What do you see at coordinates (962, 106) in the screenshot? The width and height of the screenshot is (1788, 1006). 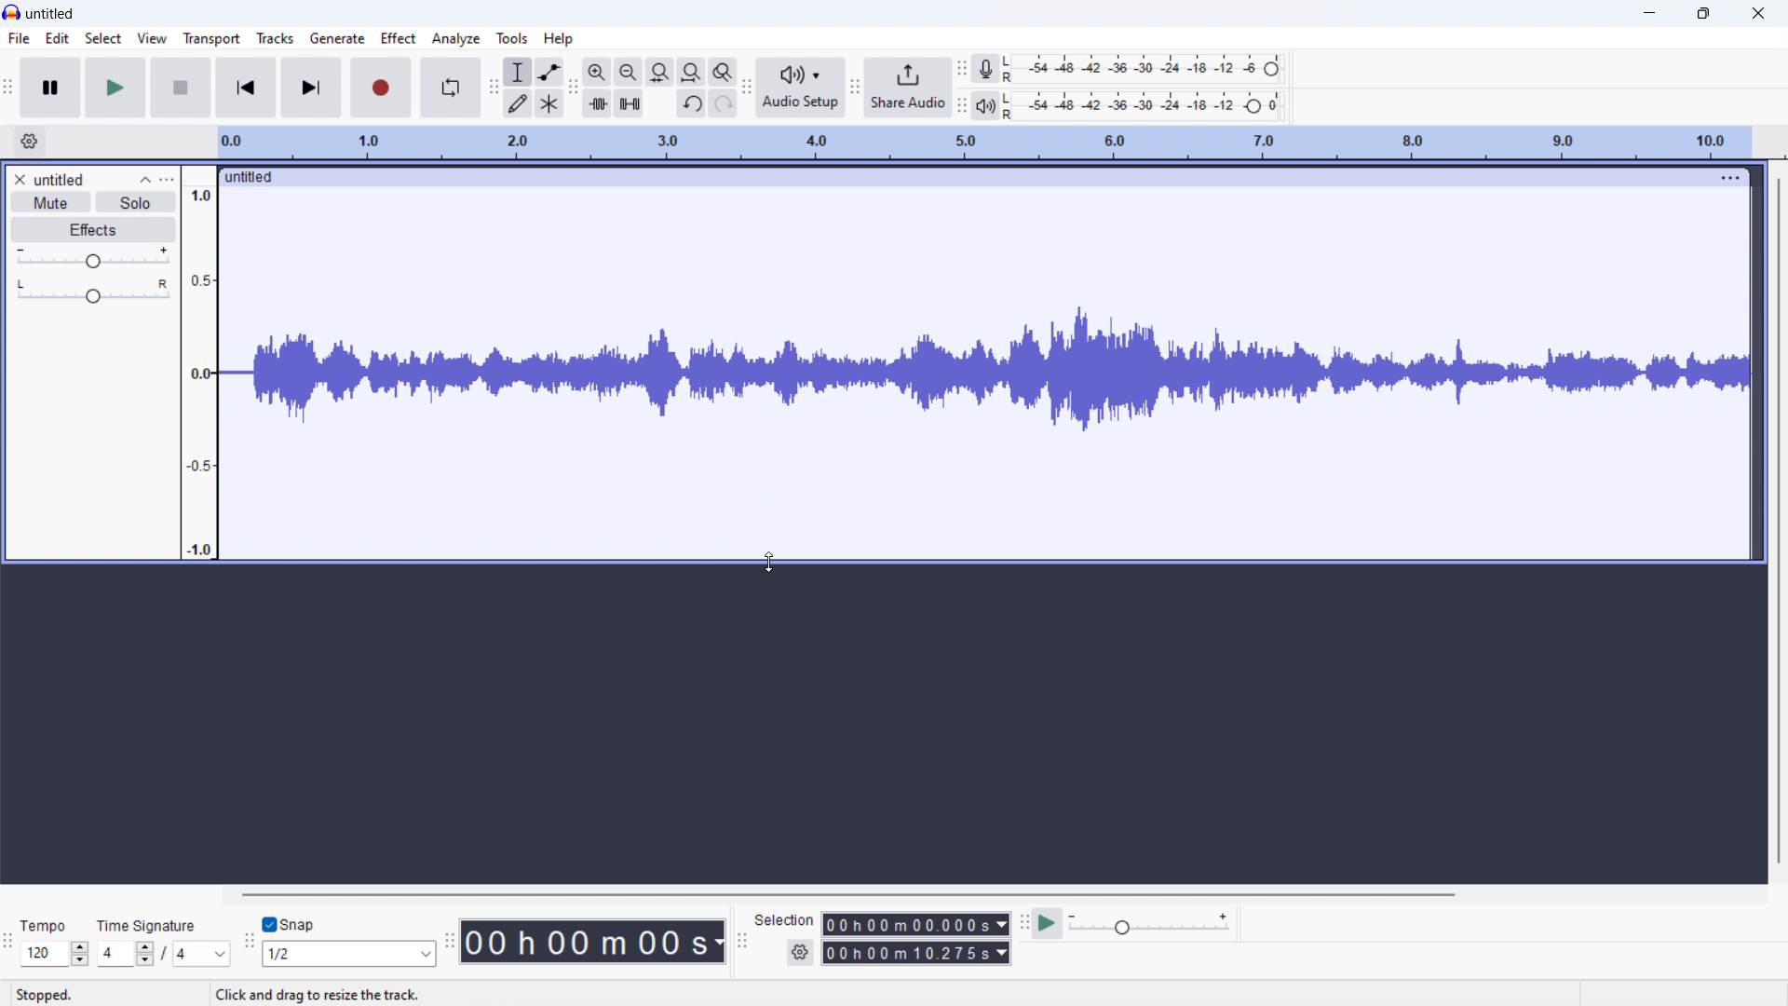 I see `playback meter toolbar` at bounding box center [962, 106].